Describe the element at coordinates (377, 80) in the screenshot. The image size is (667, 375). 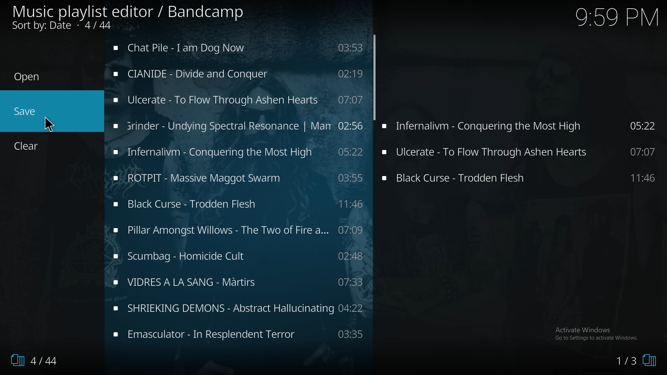
I see `scroll bar` at that location.